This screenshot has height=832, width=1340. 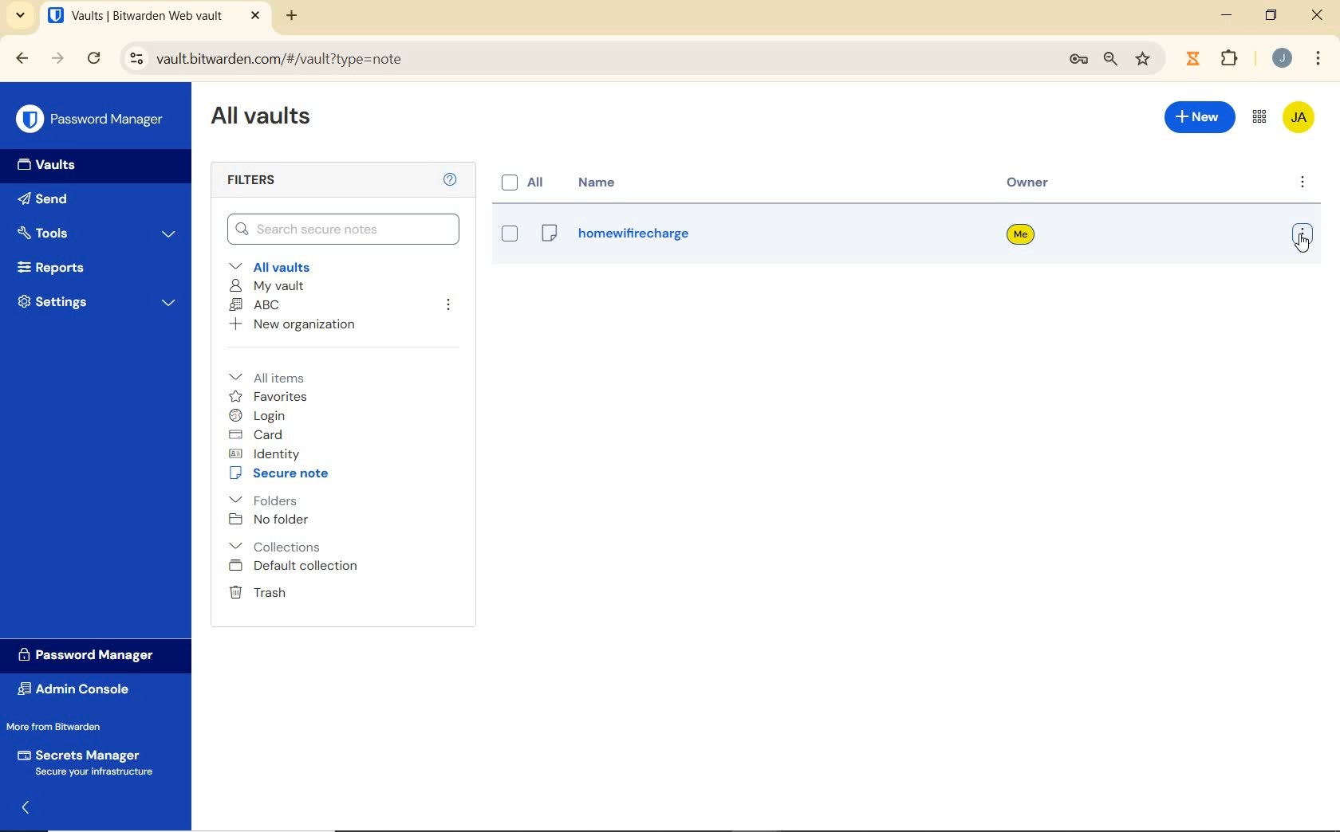 I want to click on leave, so click(x=449, y=308).